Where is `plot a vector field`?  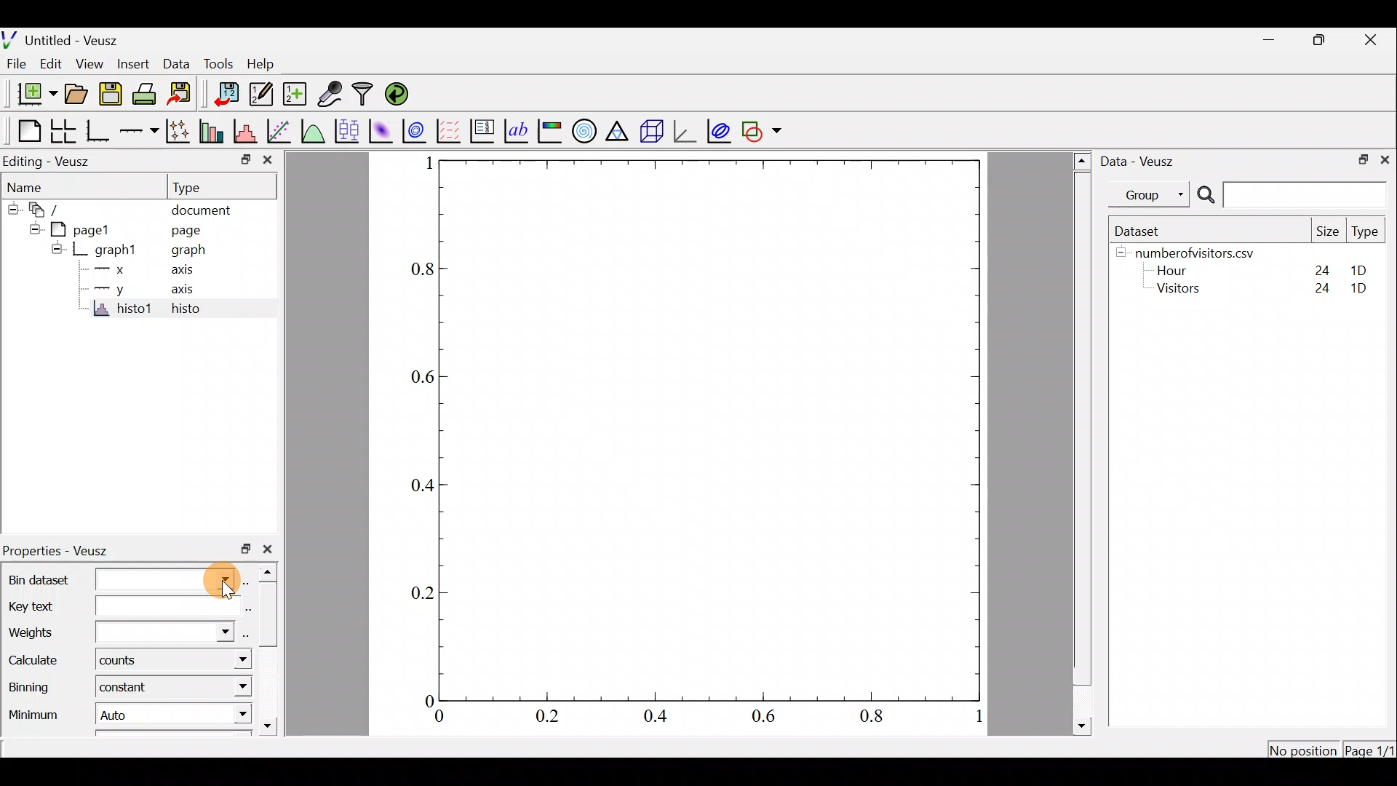 plot a vector field is located at coordinates (448, 129).